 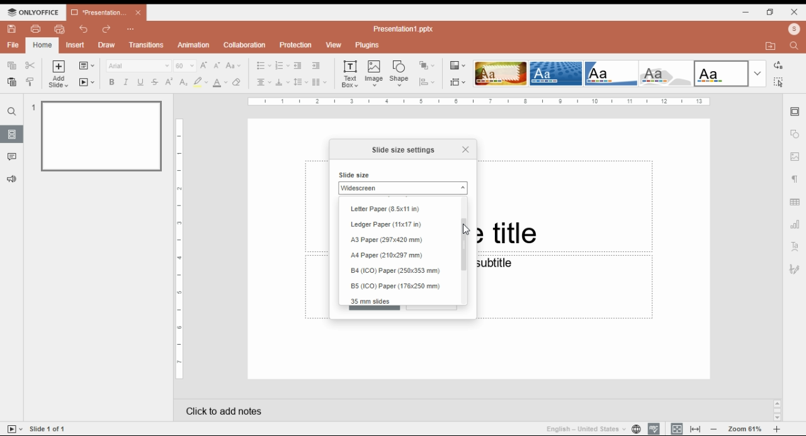 What do you see at coordinates (796, 112) in the screenshot?
I see `slide settings` at bounding box center [796, 112].